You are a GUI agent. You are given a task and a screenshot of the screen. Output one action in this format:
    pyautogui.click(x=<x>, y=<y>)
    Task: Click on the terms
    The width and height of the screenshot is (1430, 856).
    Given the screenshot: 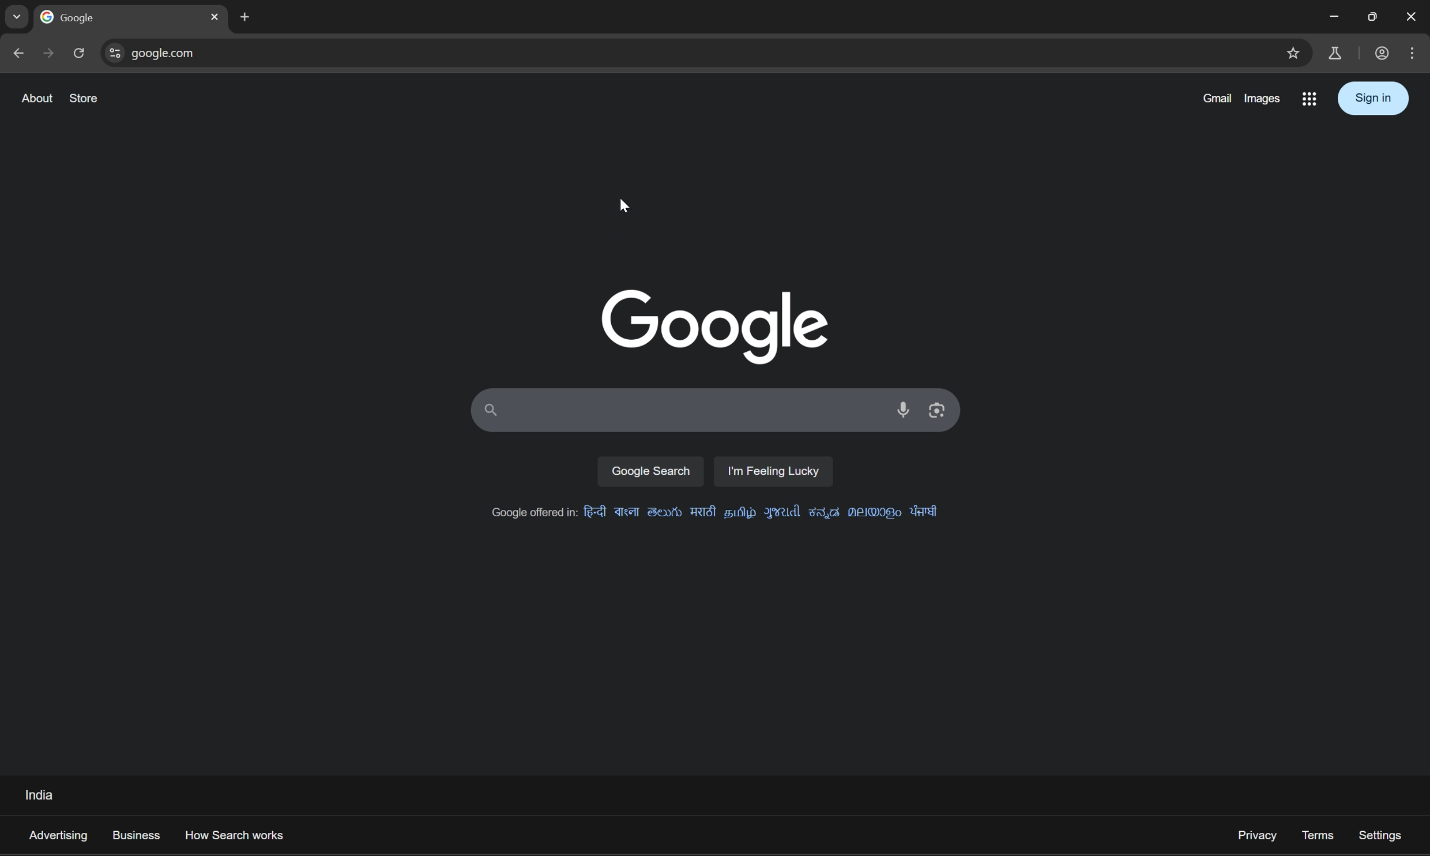 What is the action you would take?
    pyautogui.click(x=1316, y=835)
    